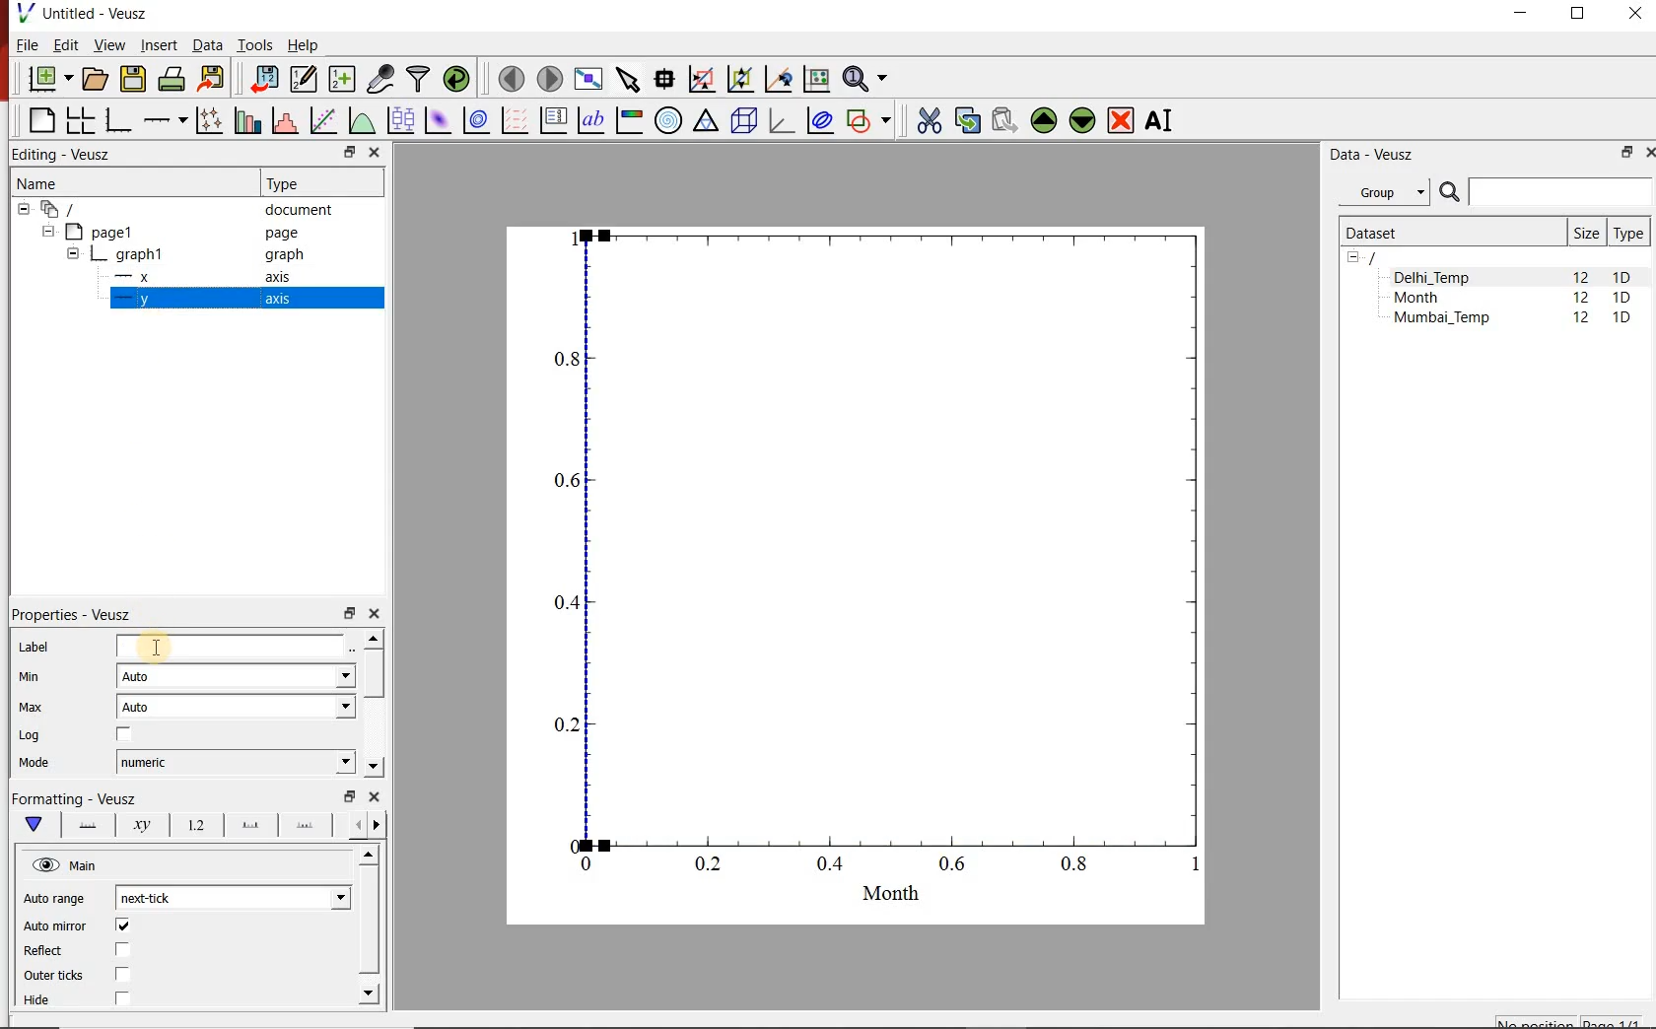 This screenshot has height=1029, width=1656. I want to click on click to zoom out of graph axes, so click(739, 80).